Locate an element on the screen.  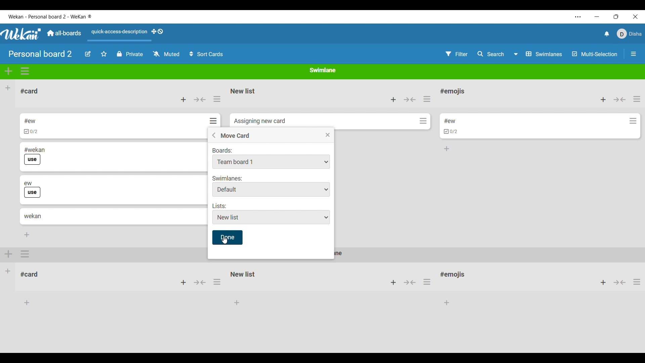
Add card to bottom of list is located at coordinates (447, 149).